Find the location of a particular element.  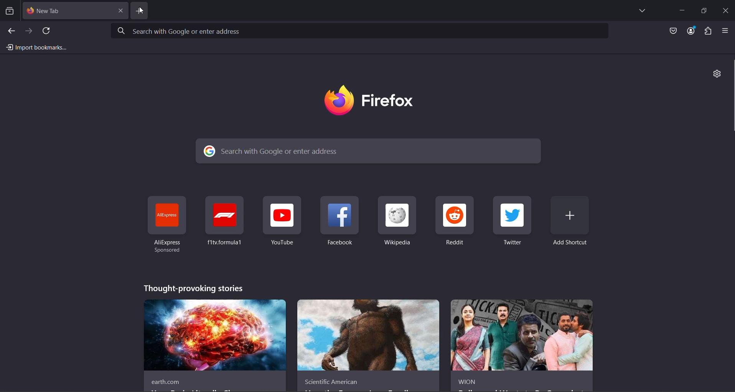

open a new tab is located at coordinates (139, 10).